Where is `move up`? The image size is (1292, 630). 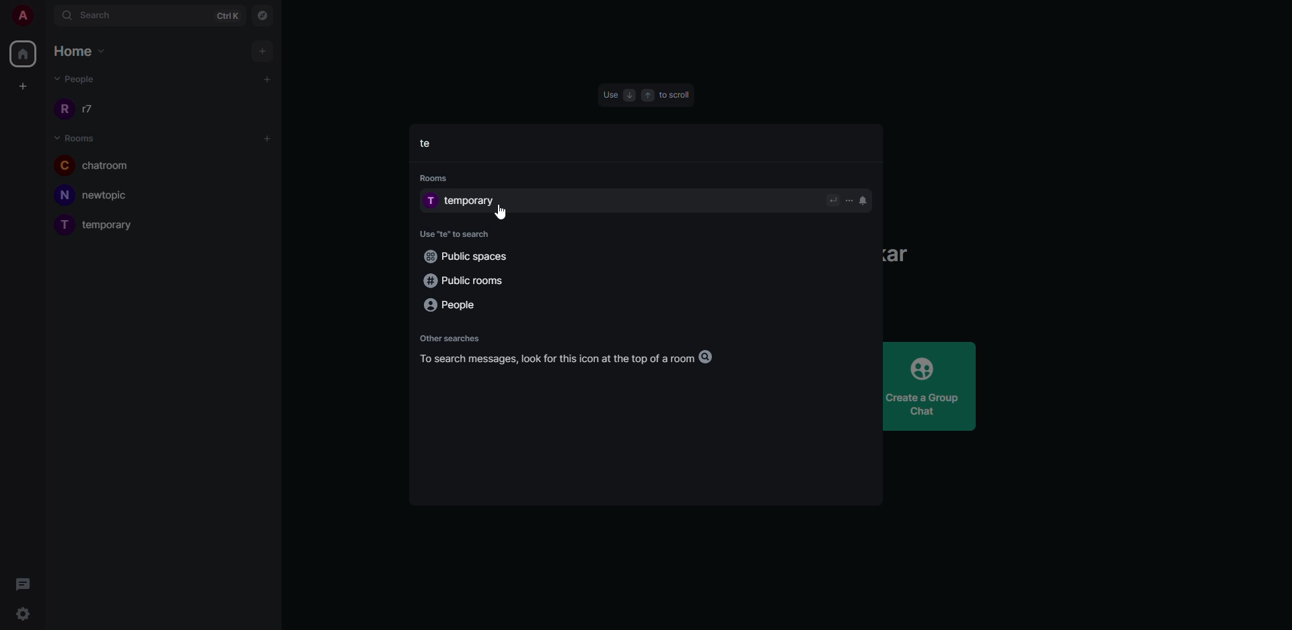
move up is located at coordinates (647, 96).